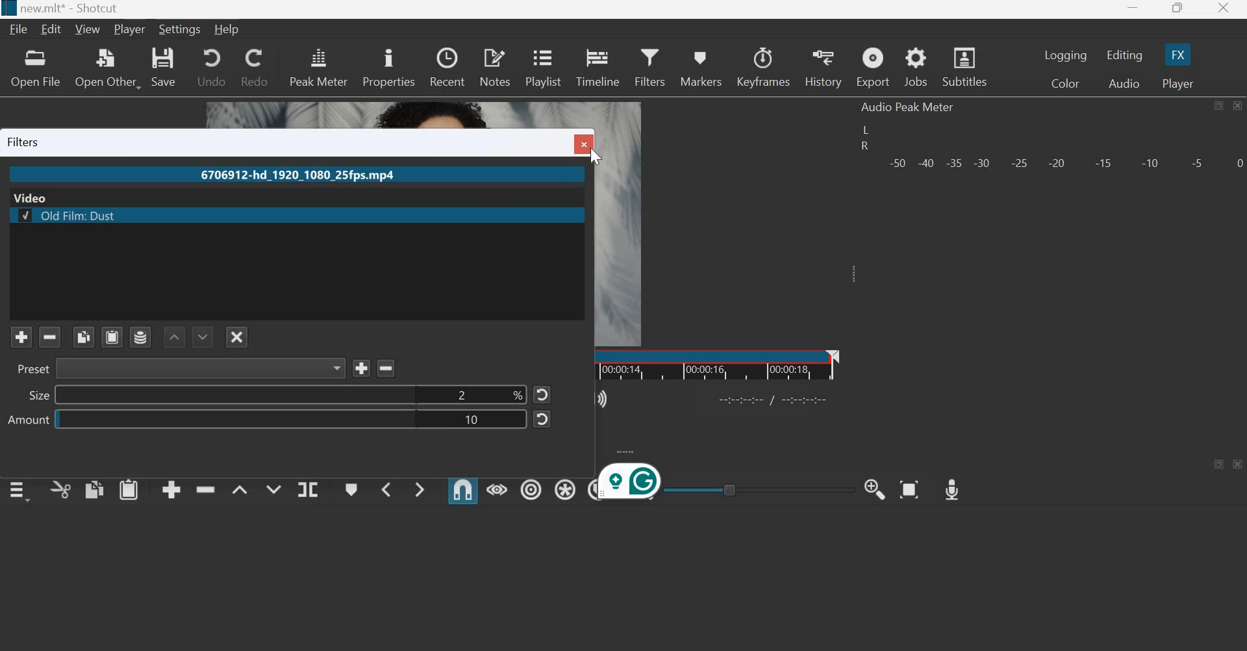 This screenshot has width=1247, height=651. Describe the element at coordinates (129, 489) in the screenshot. I see `paste` at that location.